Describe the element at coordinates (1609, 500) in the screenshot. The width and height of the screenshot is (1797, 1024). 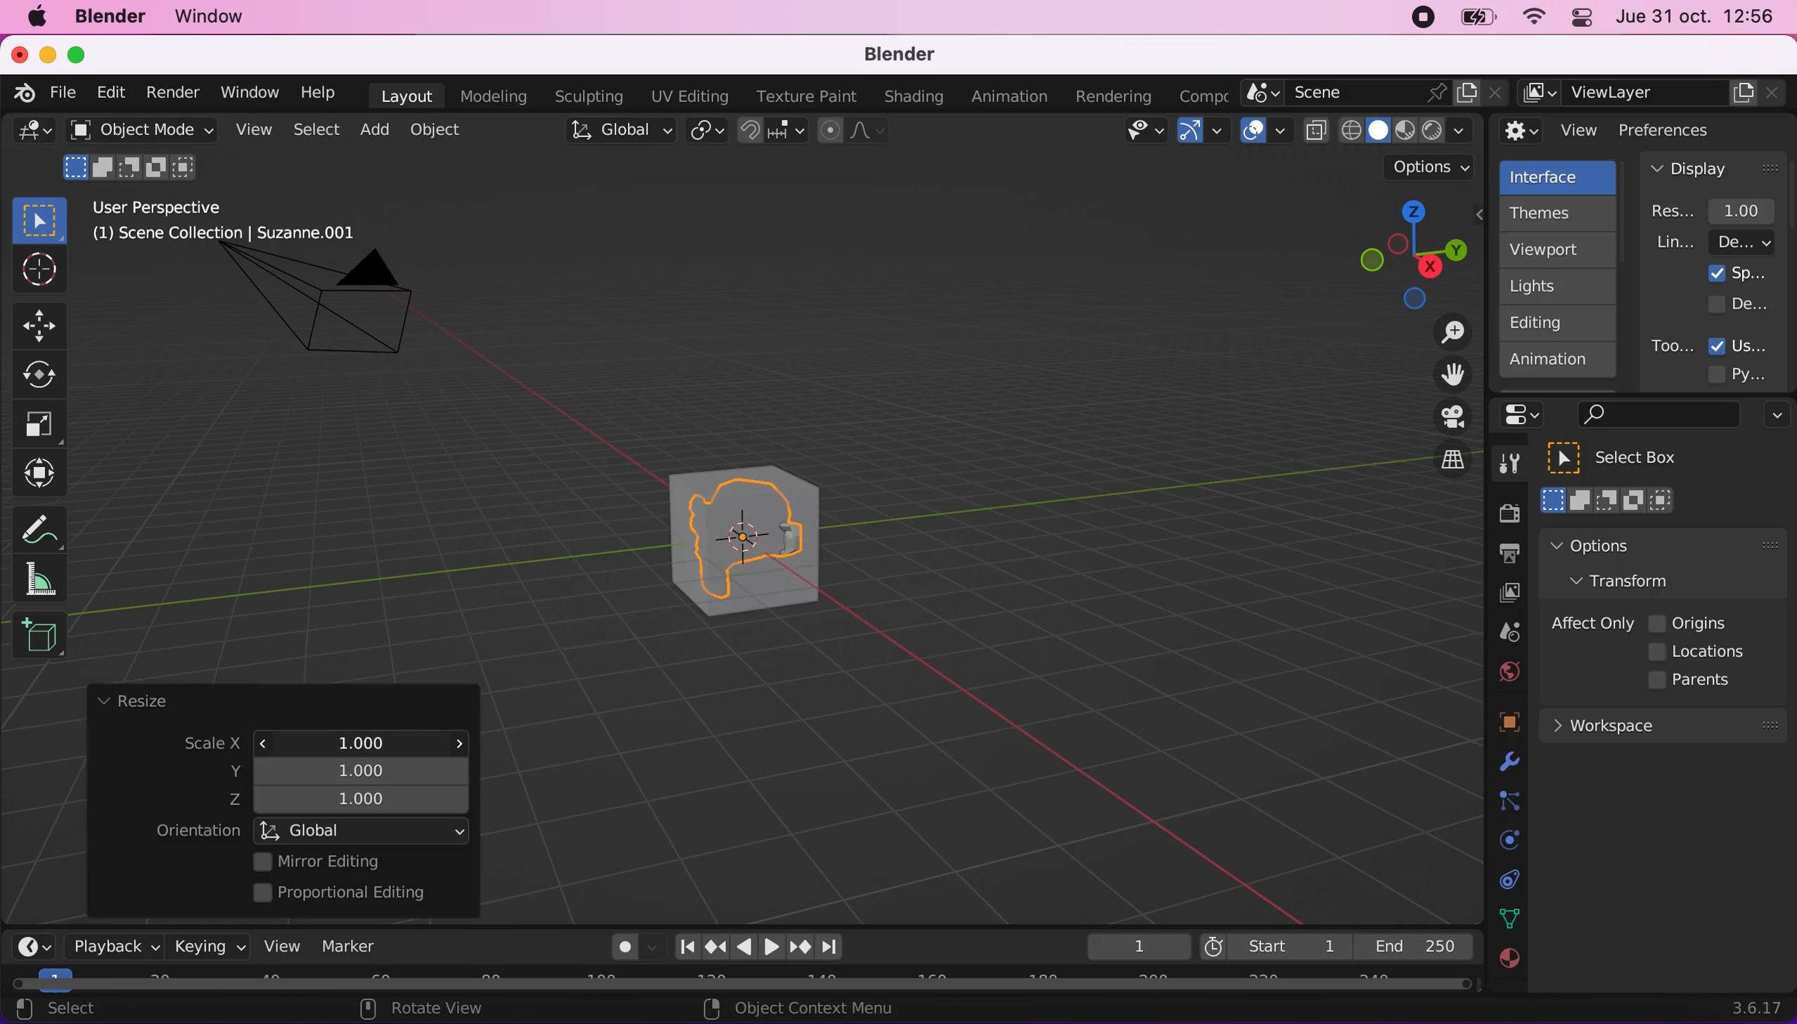
I see `select box mode` at that location.